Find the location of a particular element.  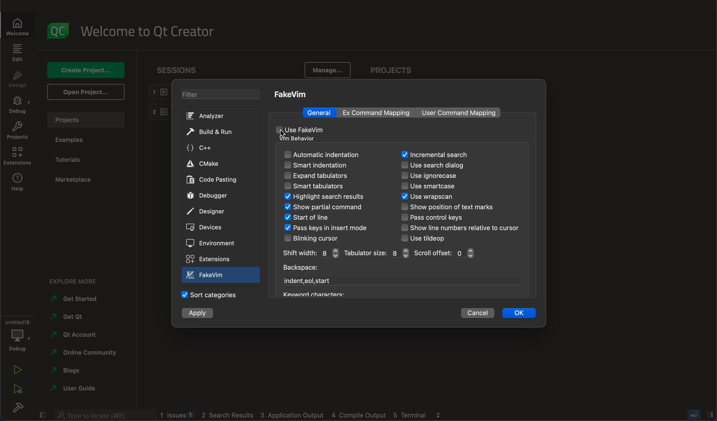

fakeVim is located at coordinates (292, 94).